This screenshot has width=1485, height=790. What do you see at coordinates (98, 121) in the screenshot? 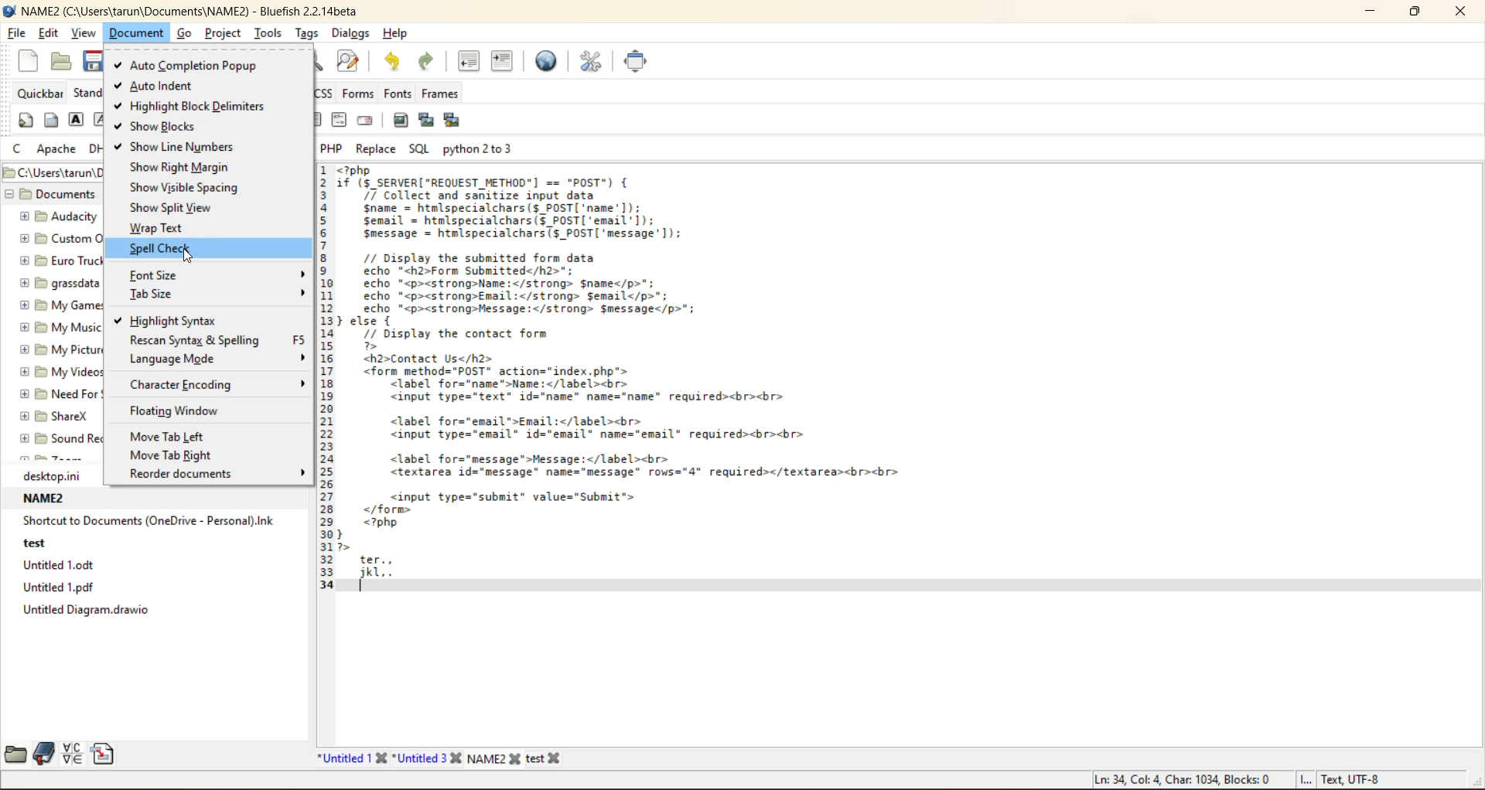
I see `emphasis` at bounding box center [98, 121].